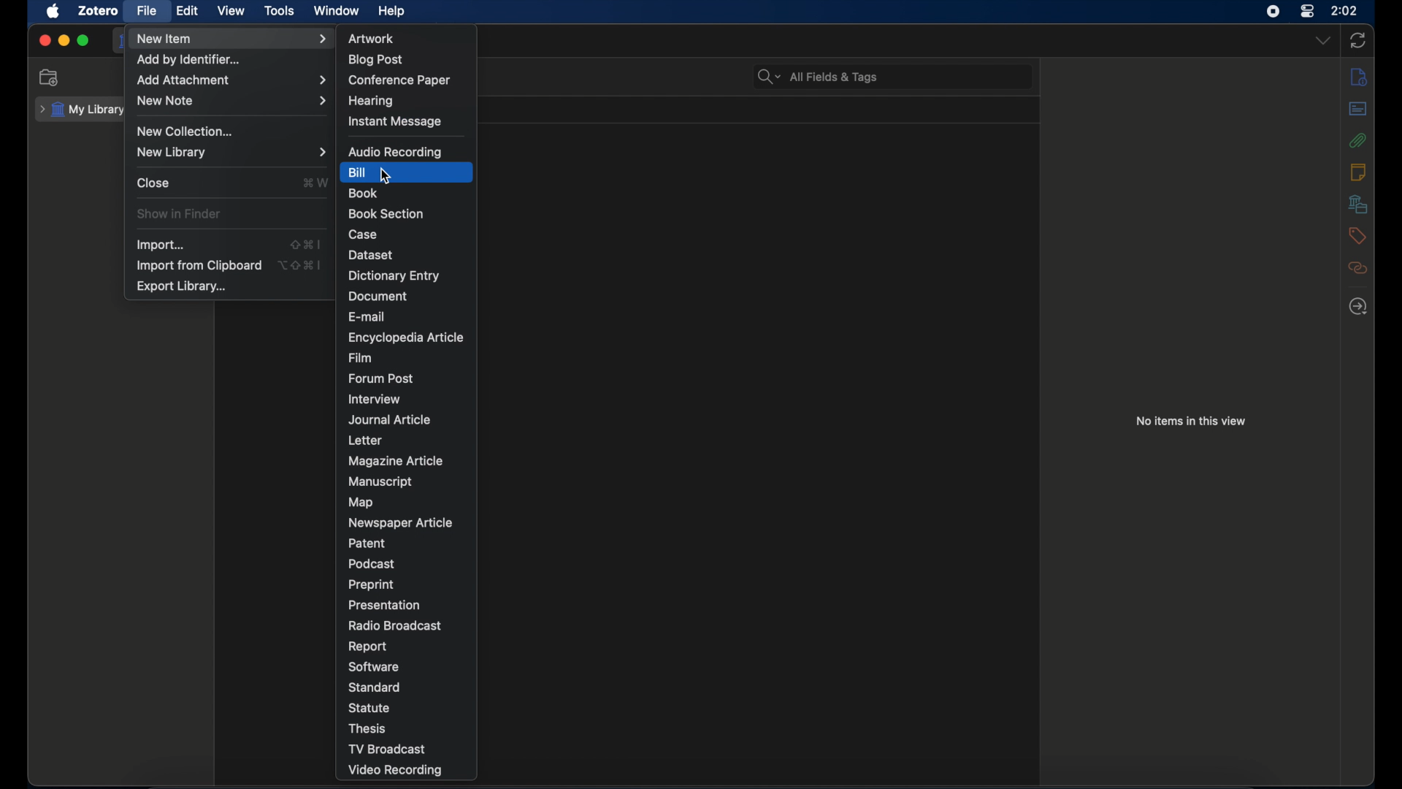  What do you see at coordinates (396, 460) in the screenshot?
I see `magazine article` at bounding box center [396, 460].